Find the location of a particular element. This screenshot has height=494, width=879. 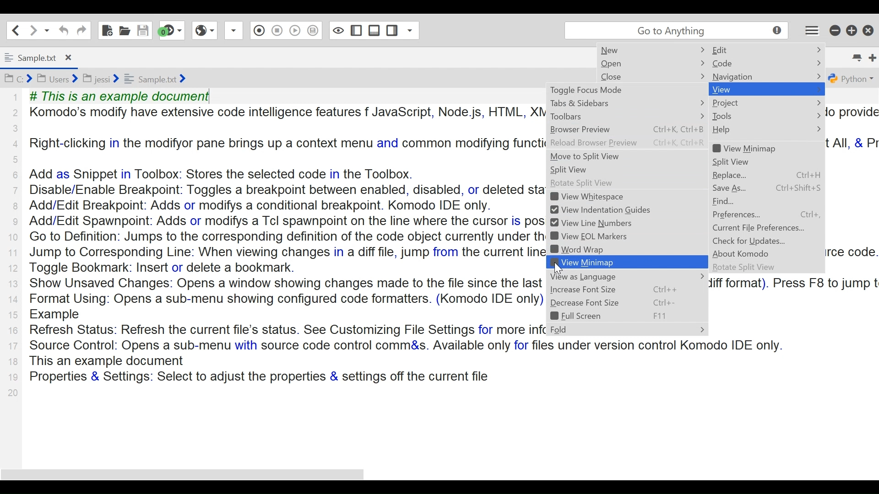

Redo is located at coordinates (81, 30).